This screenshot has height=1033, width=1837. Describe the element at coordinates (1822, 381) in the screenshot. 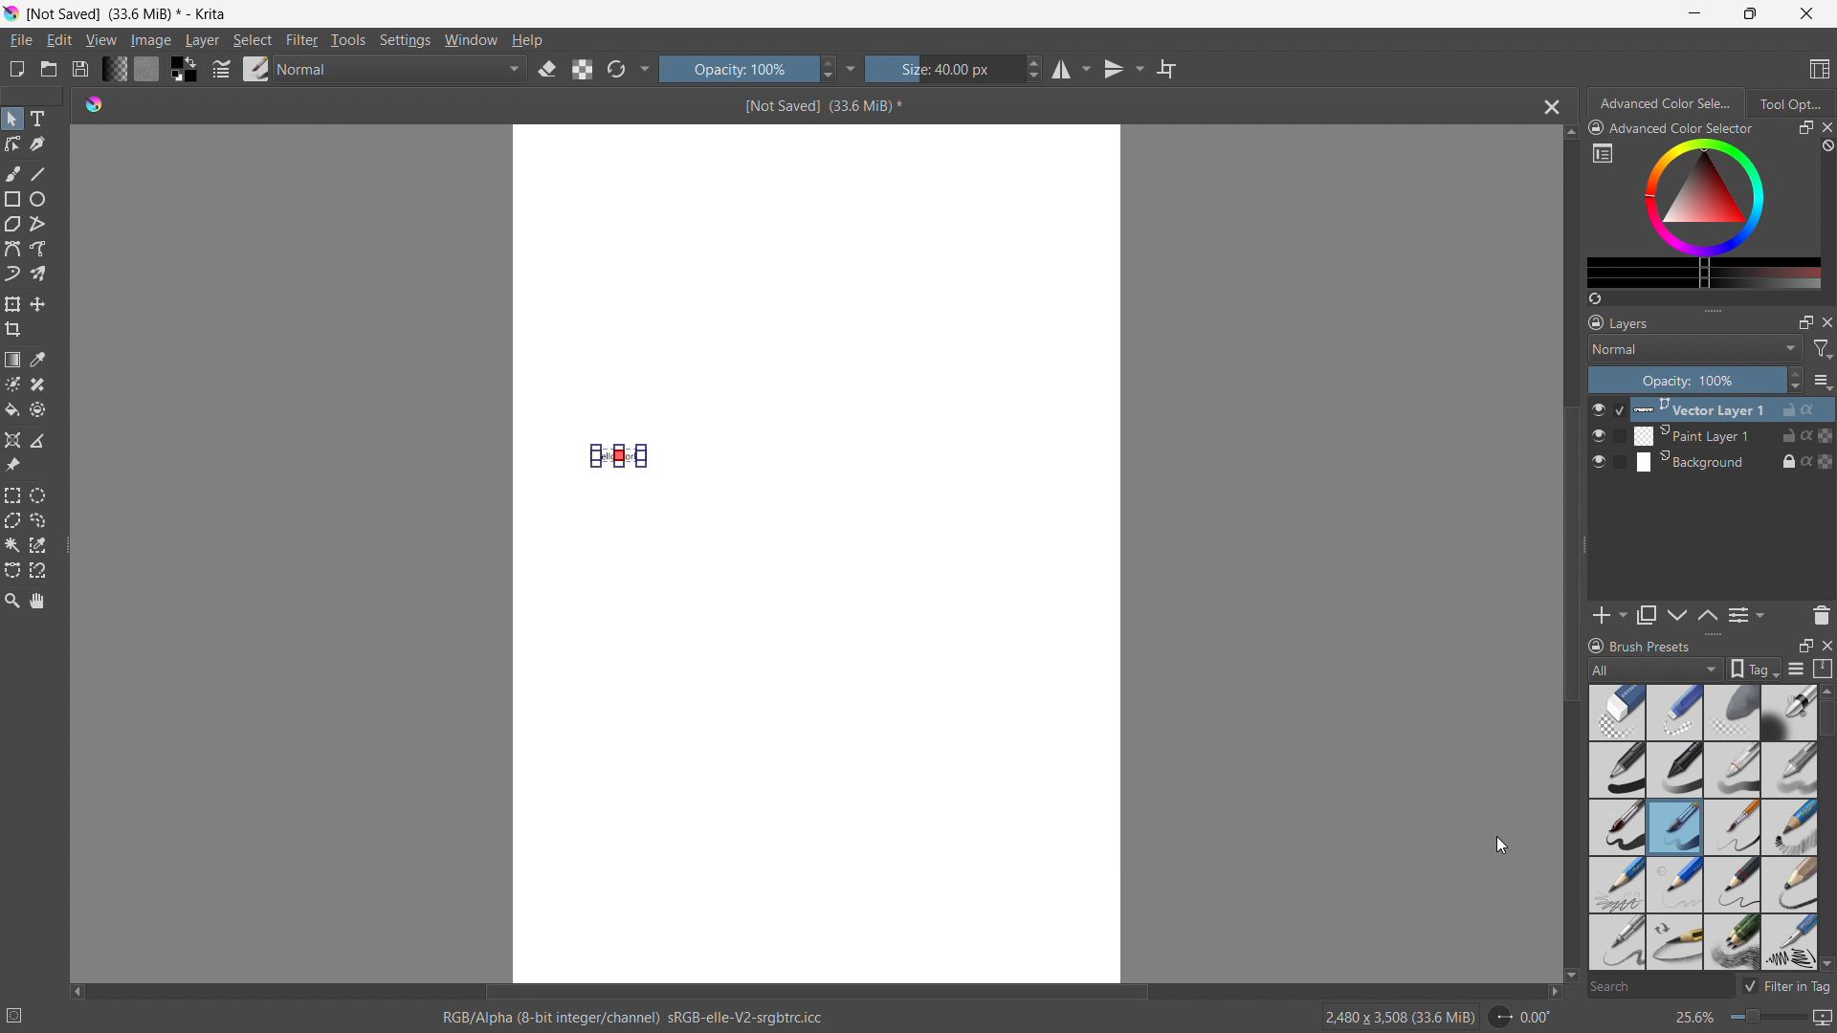

I see `options` at that location.